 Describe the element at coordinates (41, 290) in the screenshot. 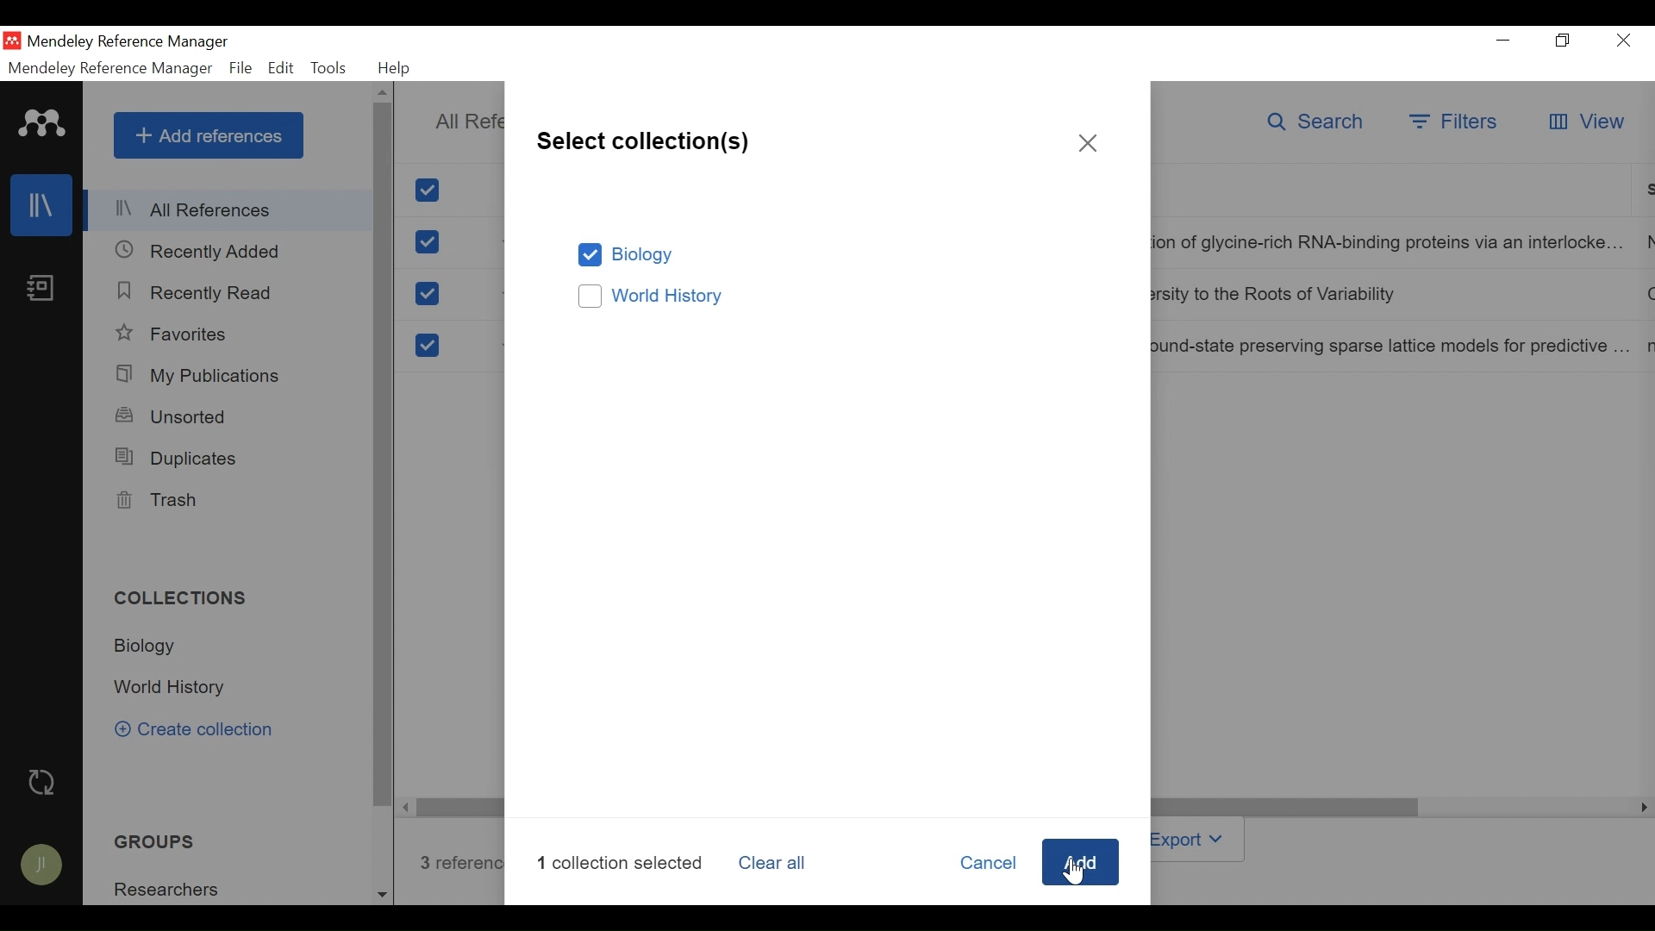

I see `Notebook` at that location.